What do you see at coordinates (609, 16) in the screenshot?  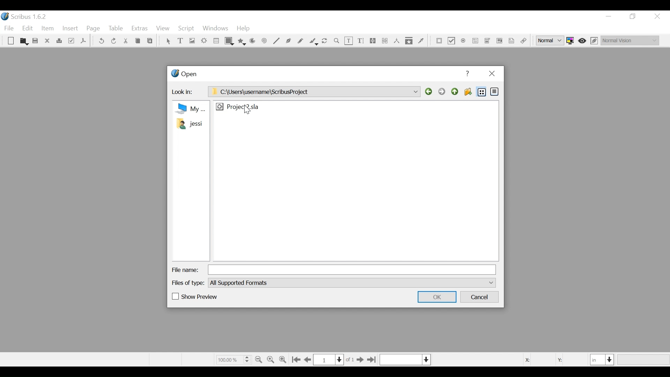 I see `minimize` at bounding box center [609, 16].